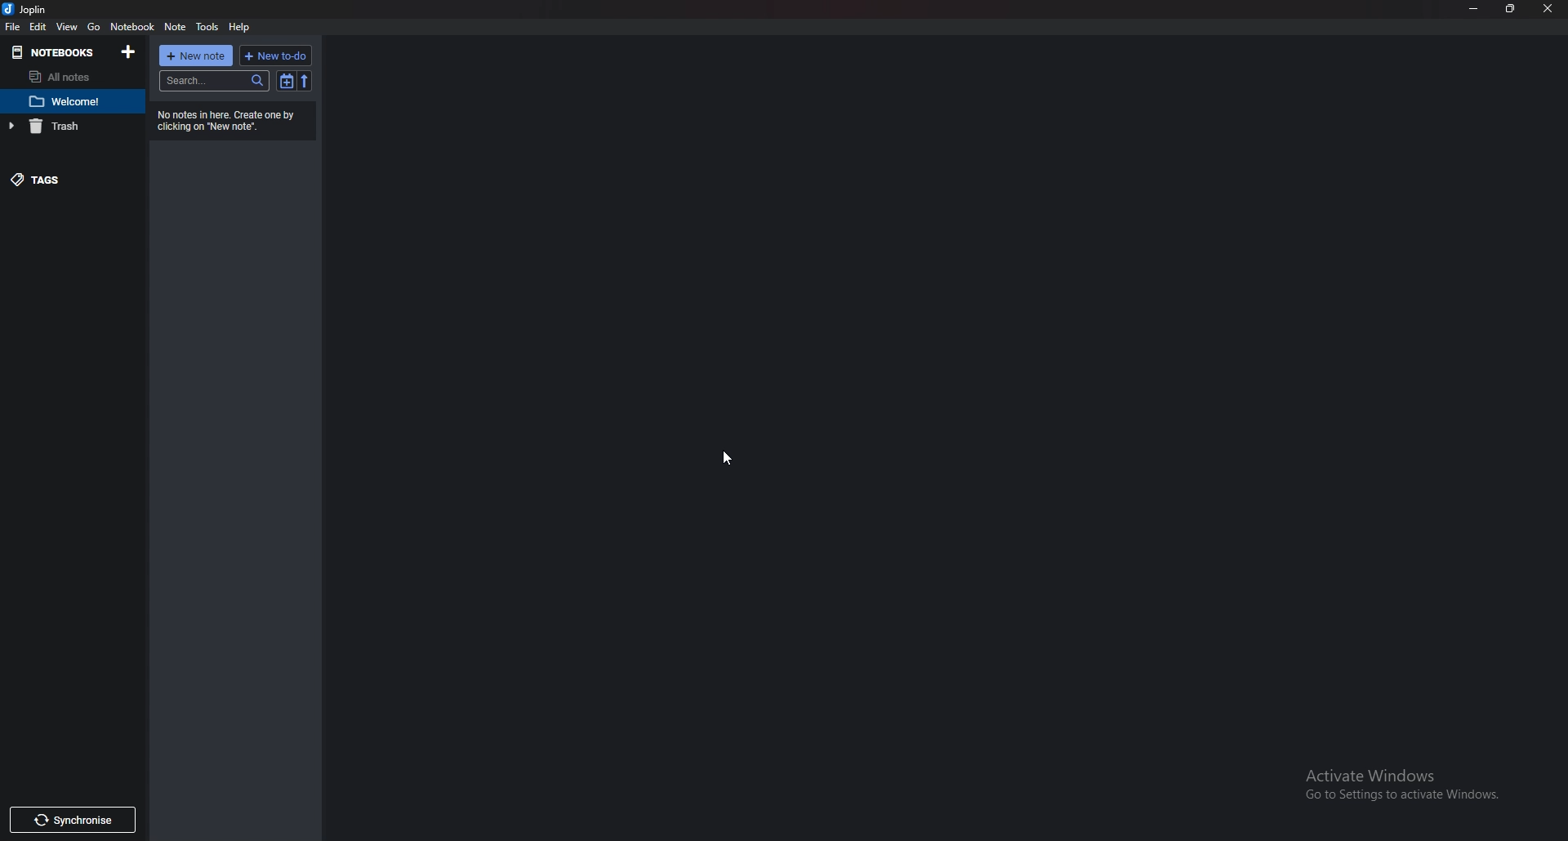 Image resolution: width=1568 pixels, height=841 pixels. Describe the element at coordinates (68, 179) in the screenshot. I see `tags` at that location.